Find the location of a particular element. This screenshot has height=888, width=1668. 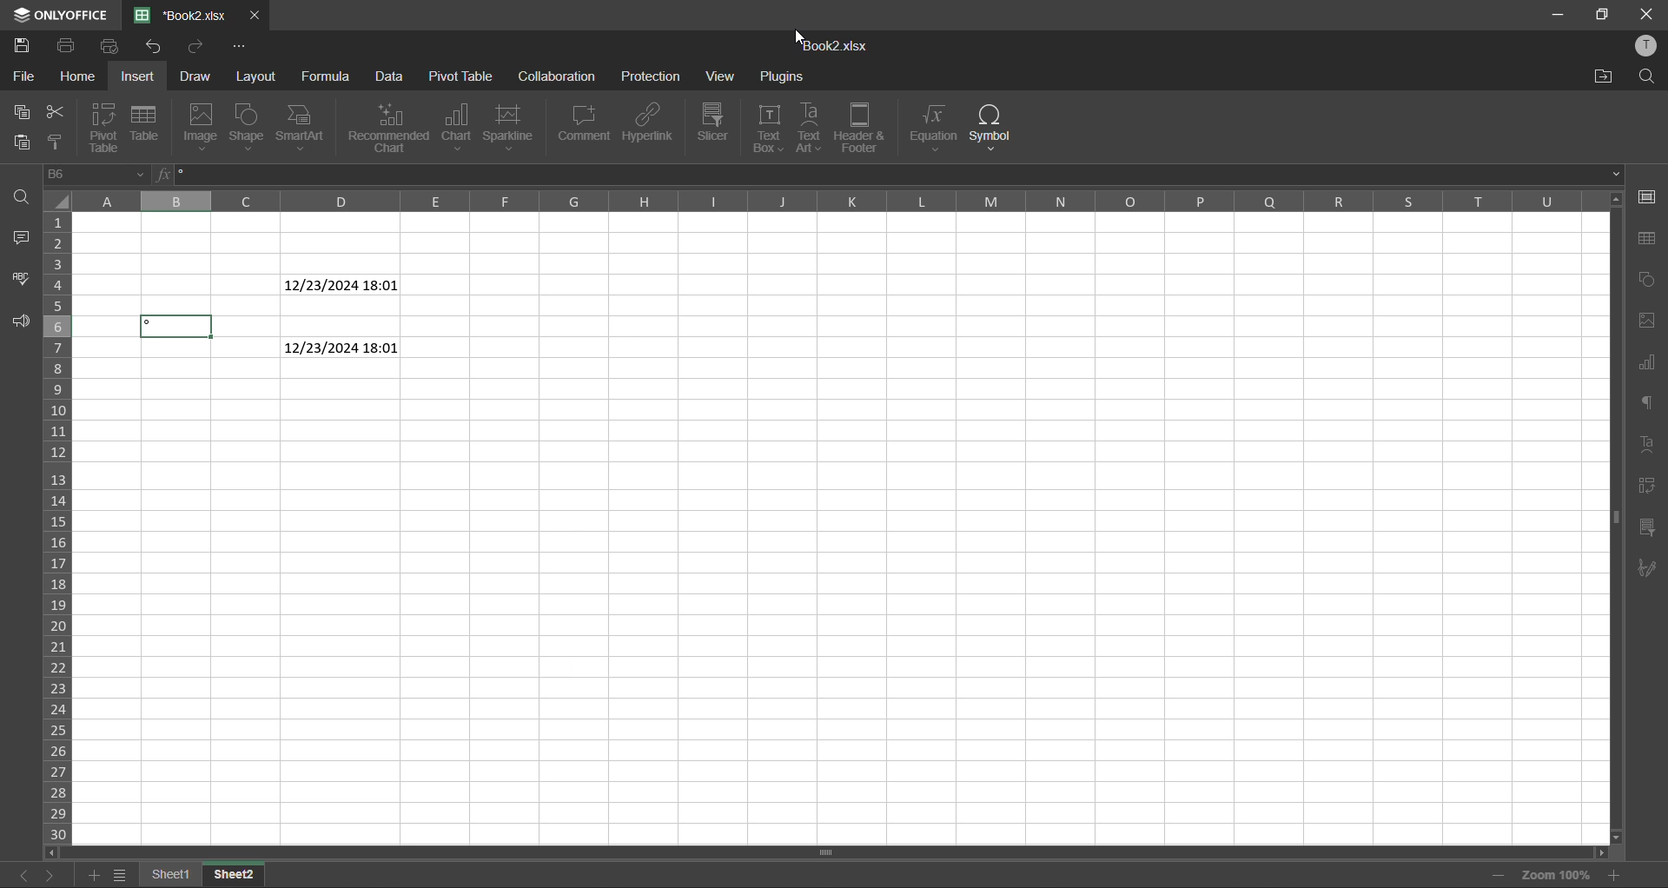

sheet 1 is located at coordinates (174, 875).